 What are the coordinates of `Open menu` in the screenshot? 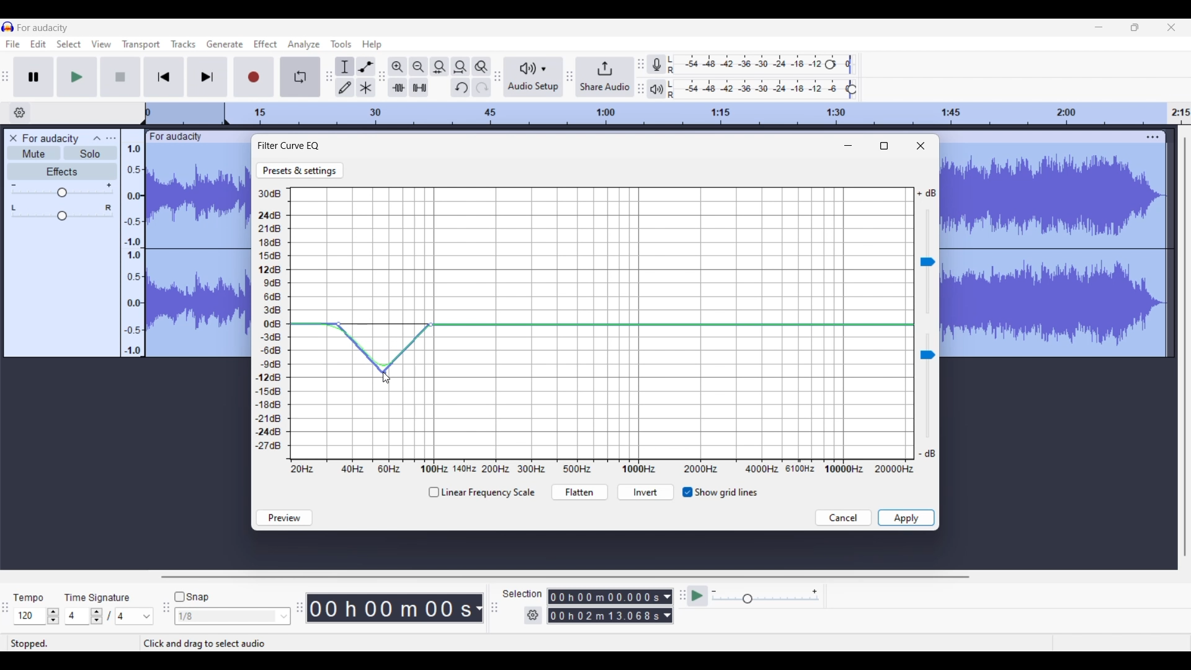 It's located at (110, 138).